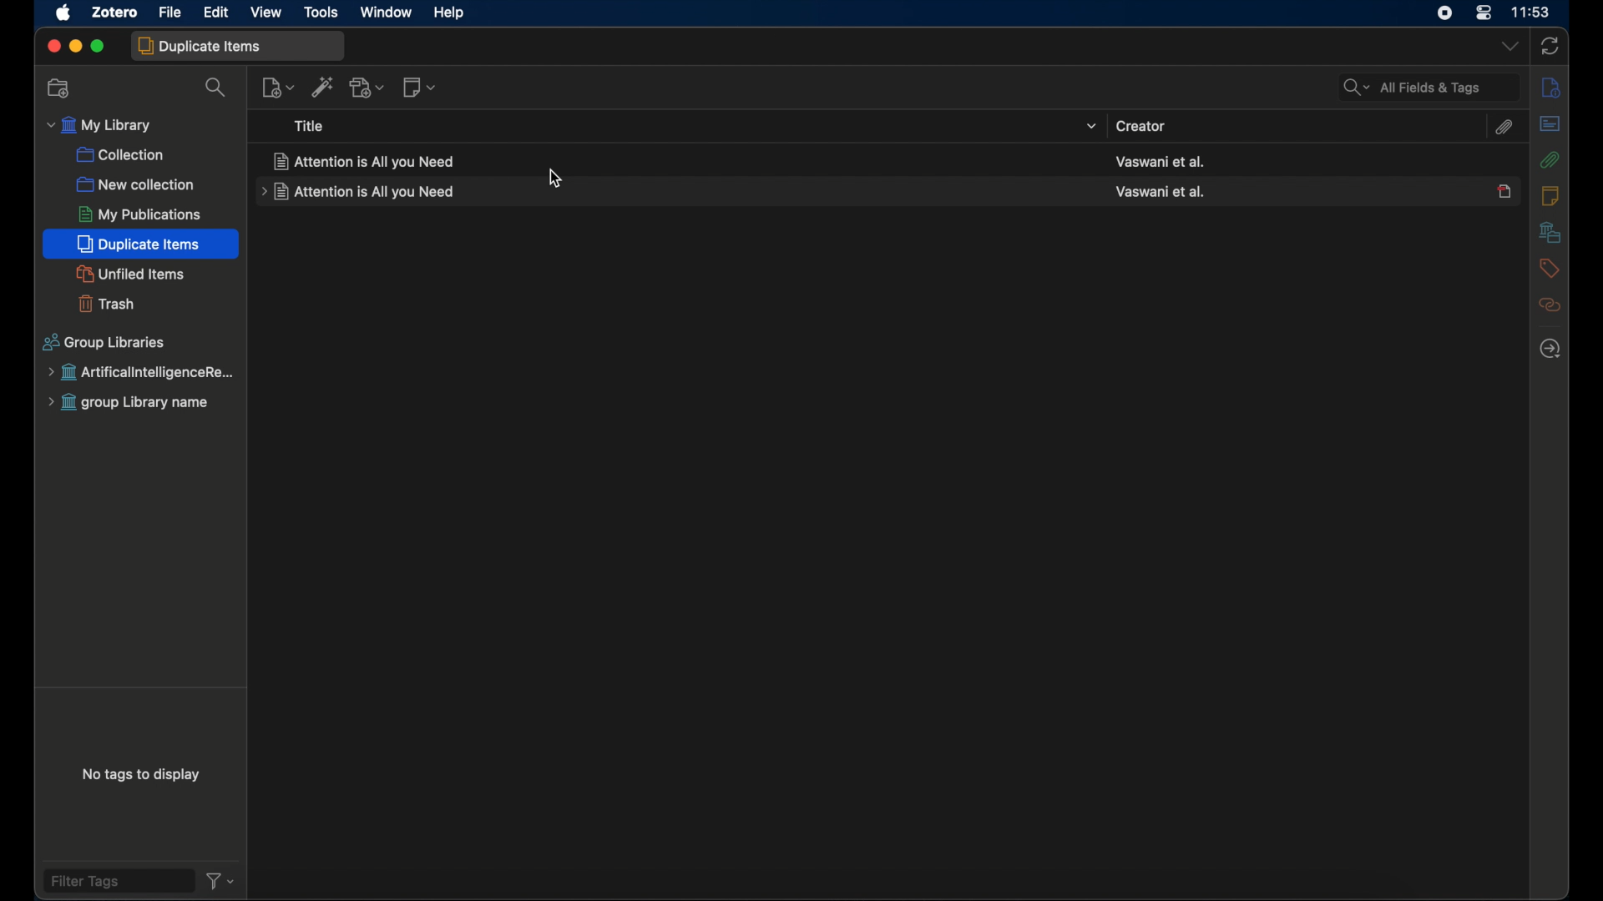  I want to click on group libraries, so click(105, 342).